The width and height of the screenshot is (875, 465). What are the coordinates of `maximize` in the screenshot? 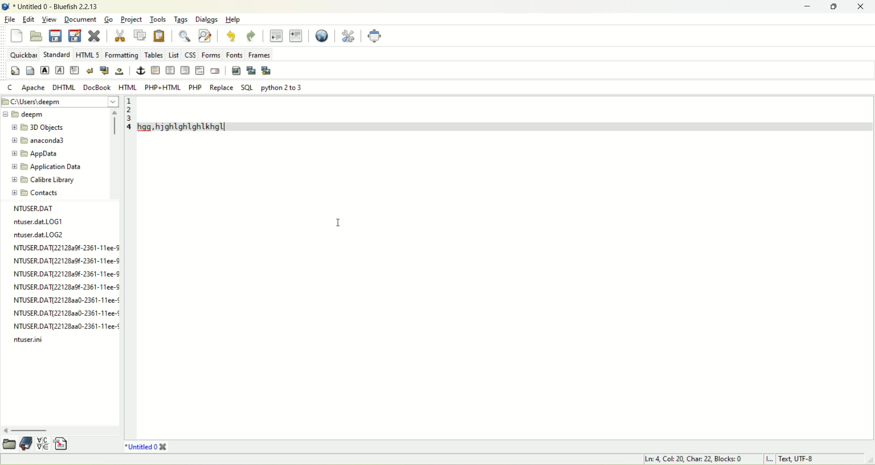 It's located at (836, 7).